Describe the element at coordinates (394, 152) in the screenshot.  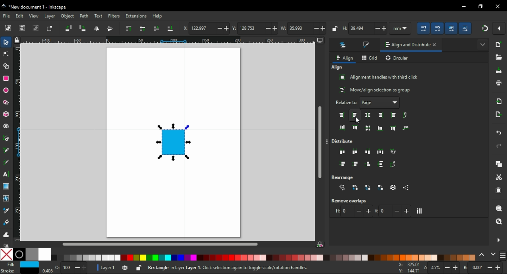
I see `distribute anchors horizontally ` at that location.